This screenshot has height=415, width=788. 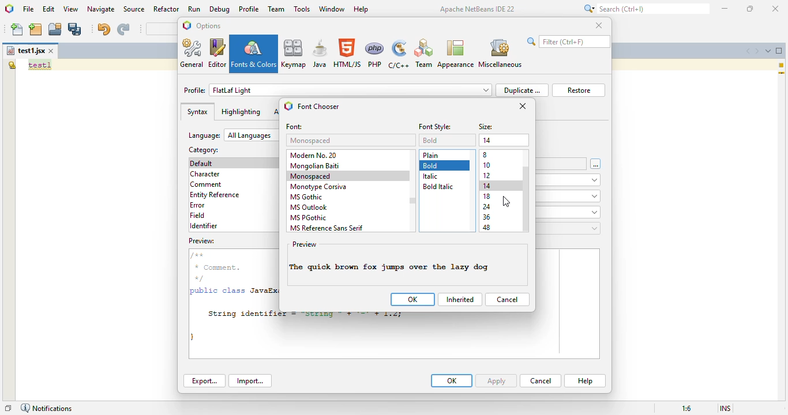 What do you see at coordinates (249, 9) in the screenshot?
I see `profile` at bounding box center [249, 9].